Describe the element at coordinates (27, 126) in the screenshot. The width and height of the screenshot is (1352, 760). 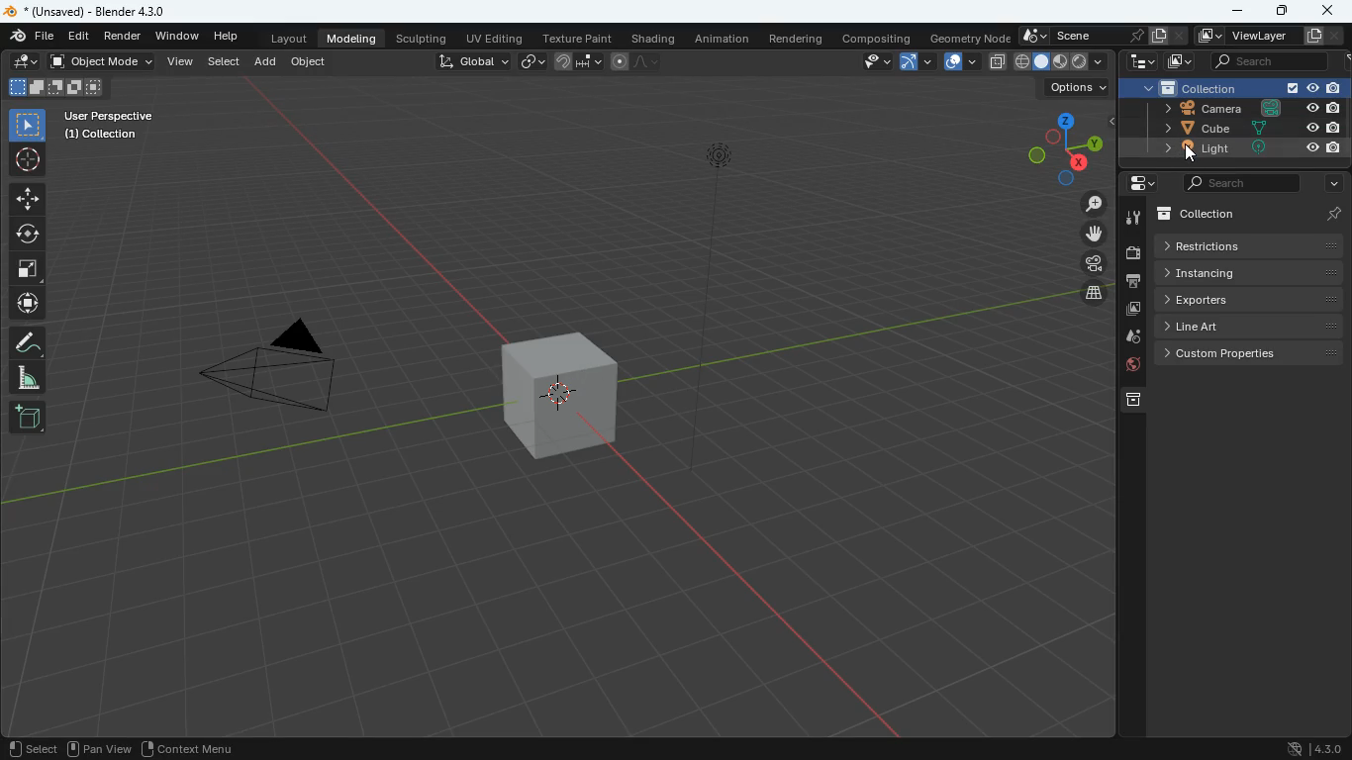
I see `select` at that location.